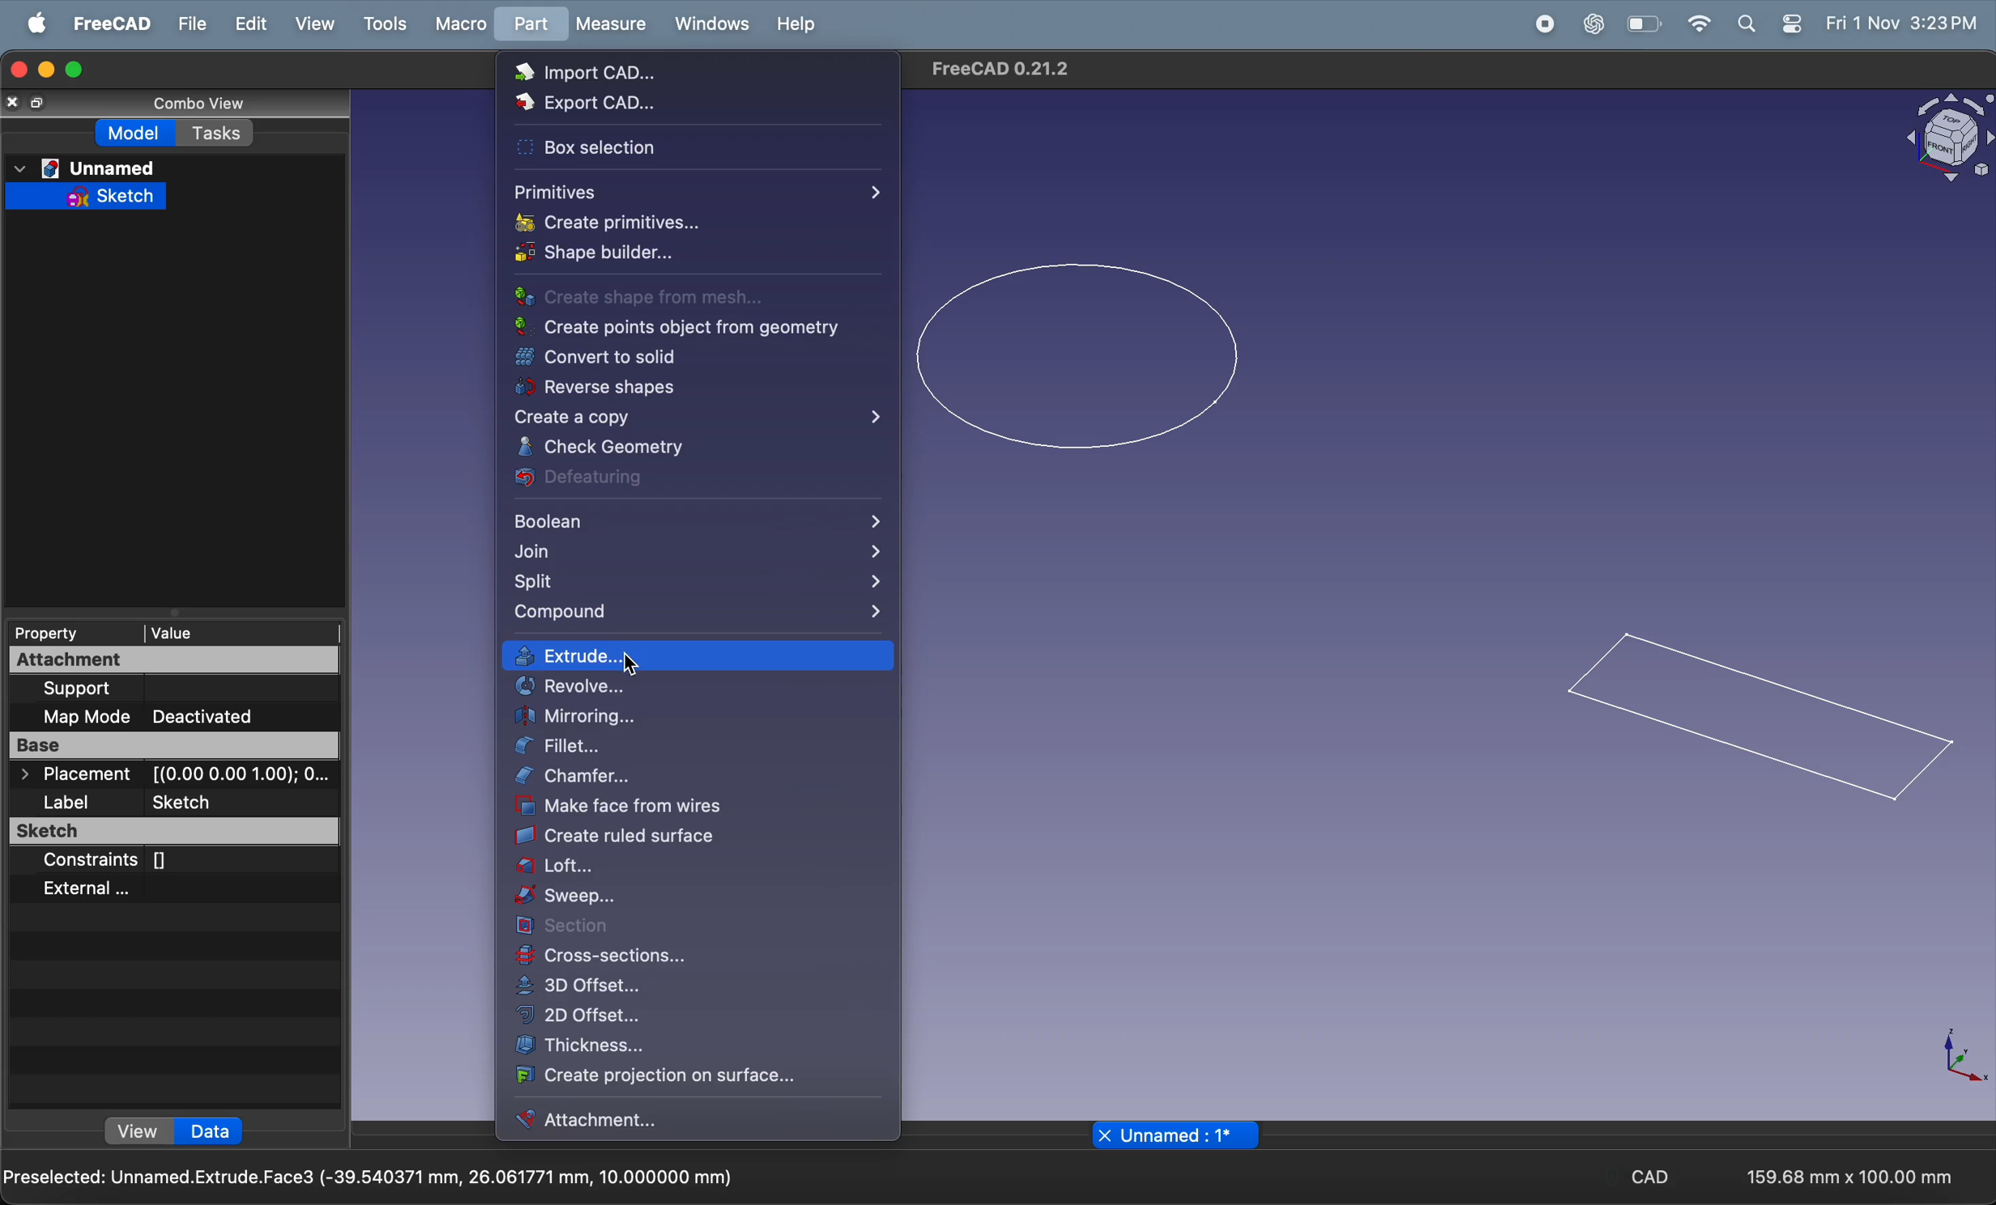 The width and height of the screenshot is (1996, 1205). Describe the element at coordinates (383, 24) in the screenshot. I see `Tools` at that location.